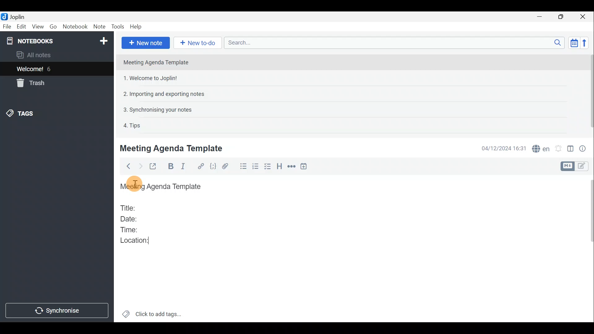 This screenshot has width=594, height=334. What do you see at coordinates (134, 218) in the screenshot?
I see `Date:` at bounding box center [134, 218].